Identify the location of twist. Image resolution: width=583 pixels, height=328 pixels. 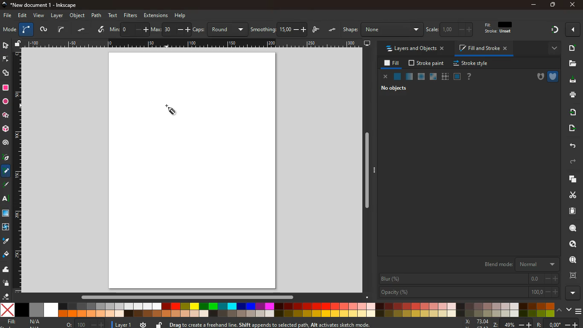
(5, 228).